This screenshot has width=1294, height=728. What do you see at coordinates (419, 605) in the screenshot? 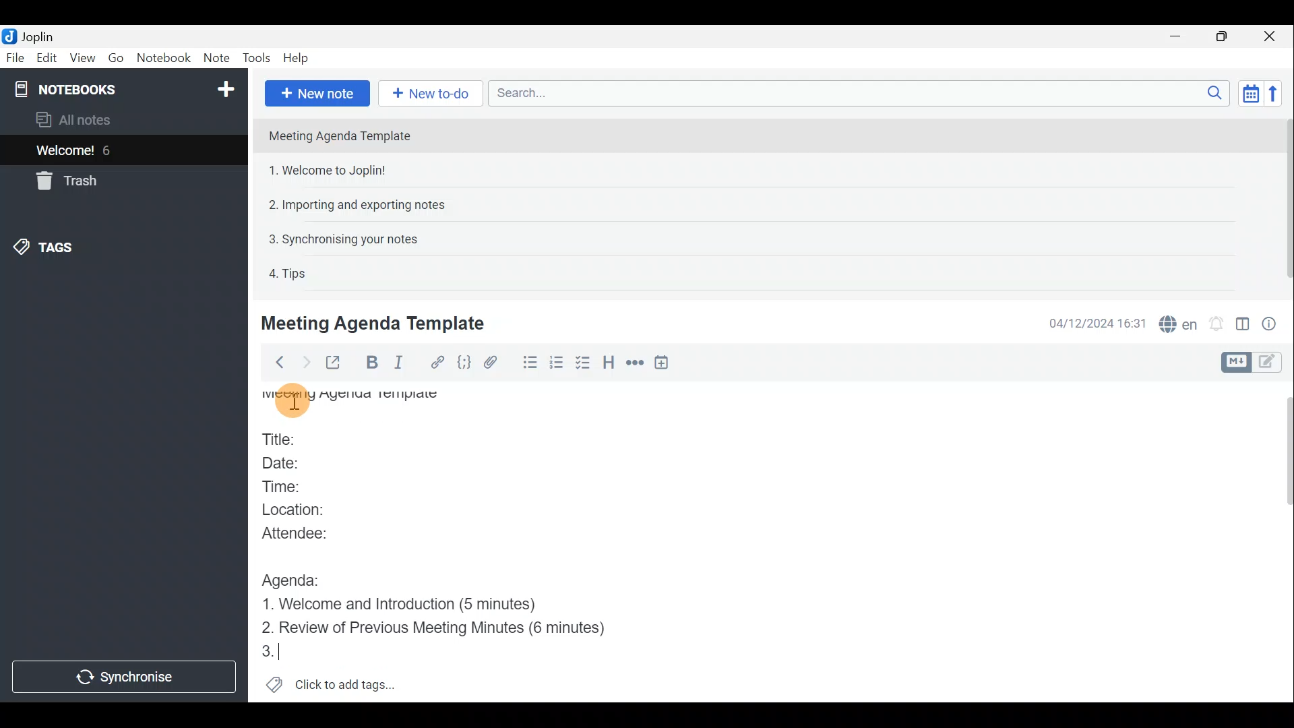
I see `1. Welcome and Introduction (5 minutes)` at bounding box center [419, 605].